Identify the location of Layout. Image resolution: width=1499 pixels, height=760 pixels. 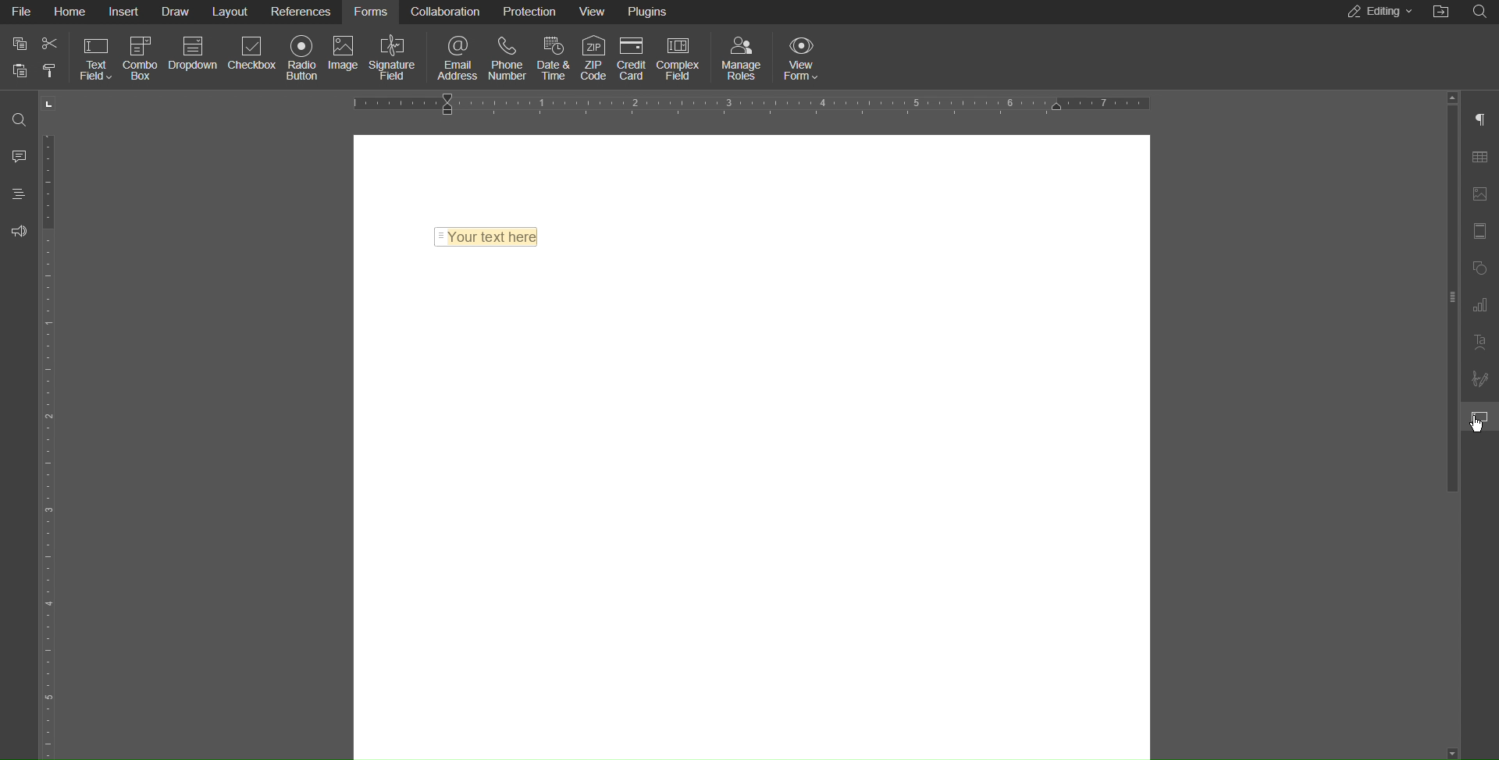
(233, 12).